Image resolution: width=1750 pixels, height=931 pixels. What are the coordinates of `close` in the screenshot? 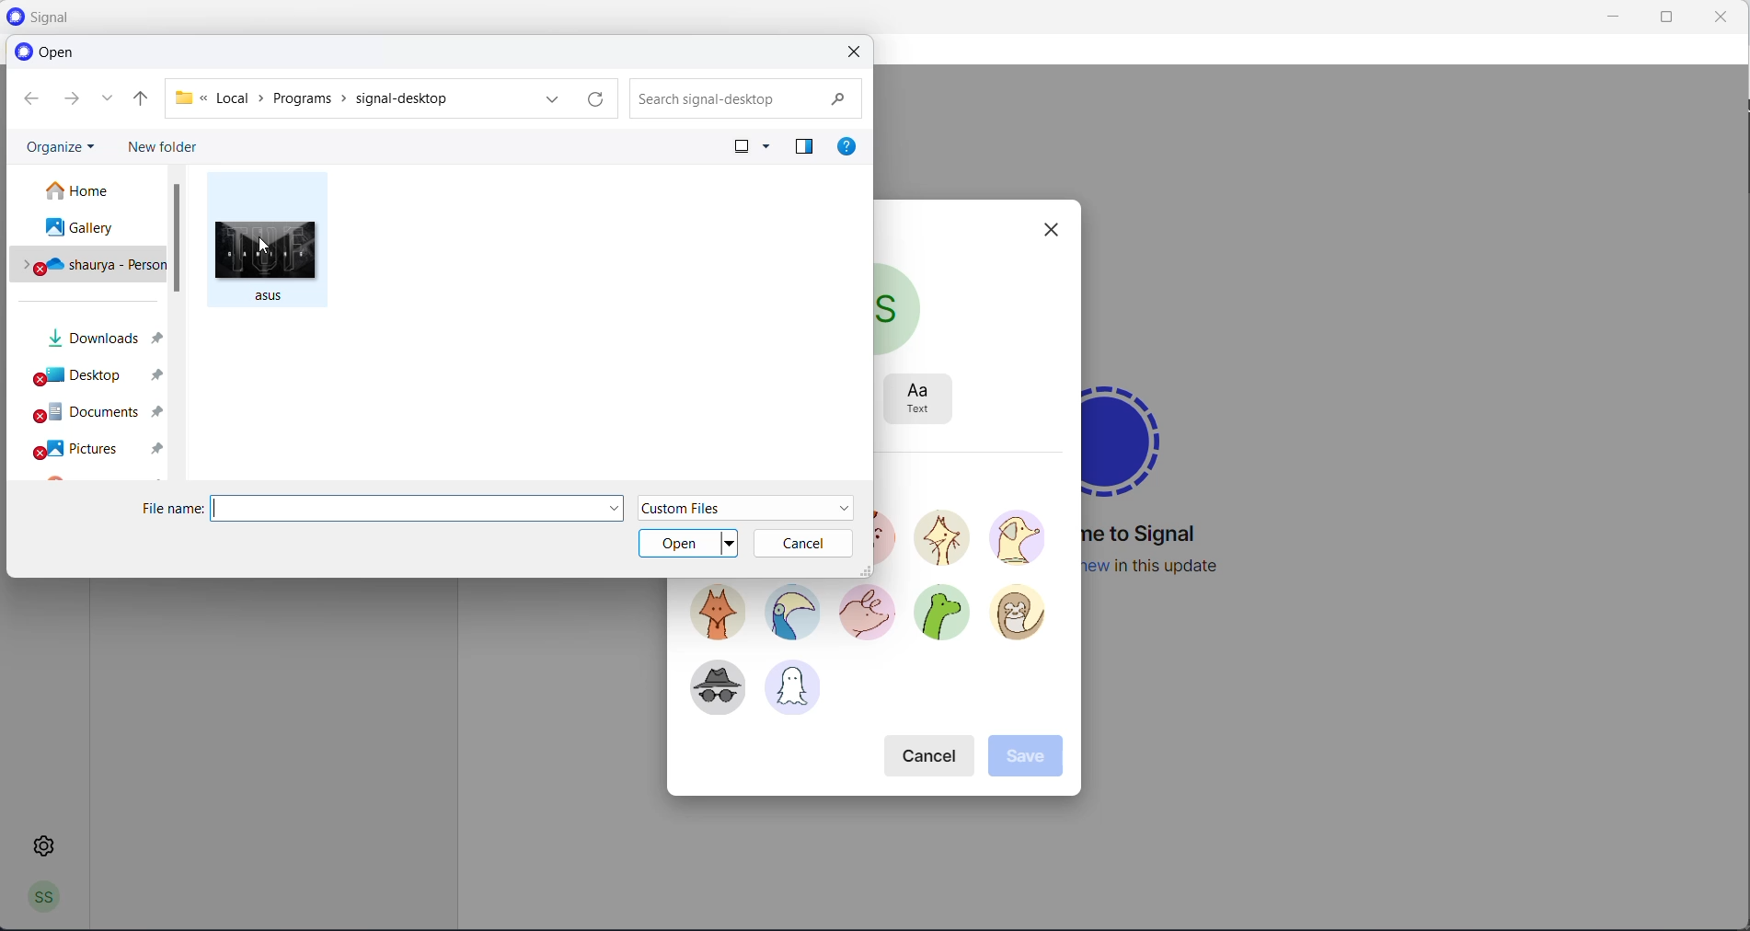 It's located at (1045, 230).